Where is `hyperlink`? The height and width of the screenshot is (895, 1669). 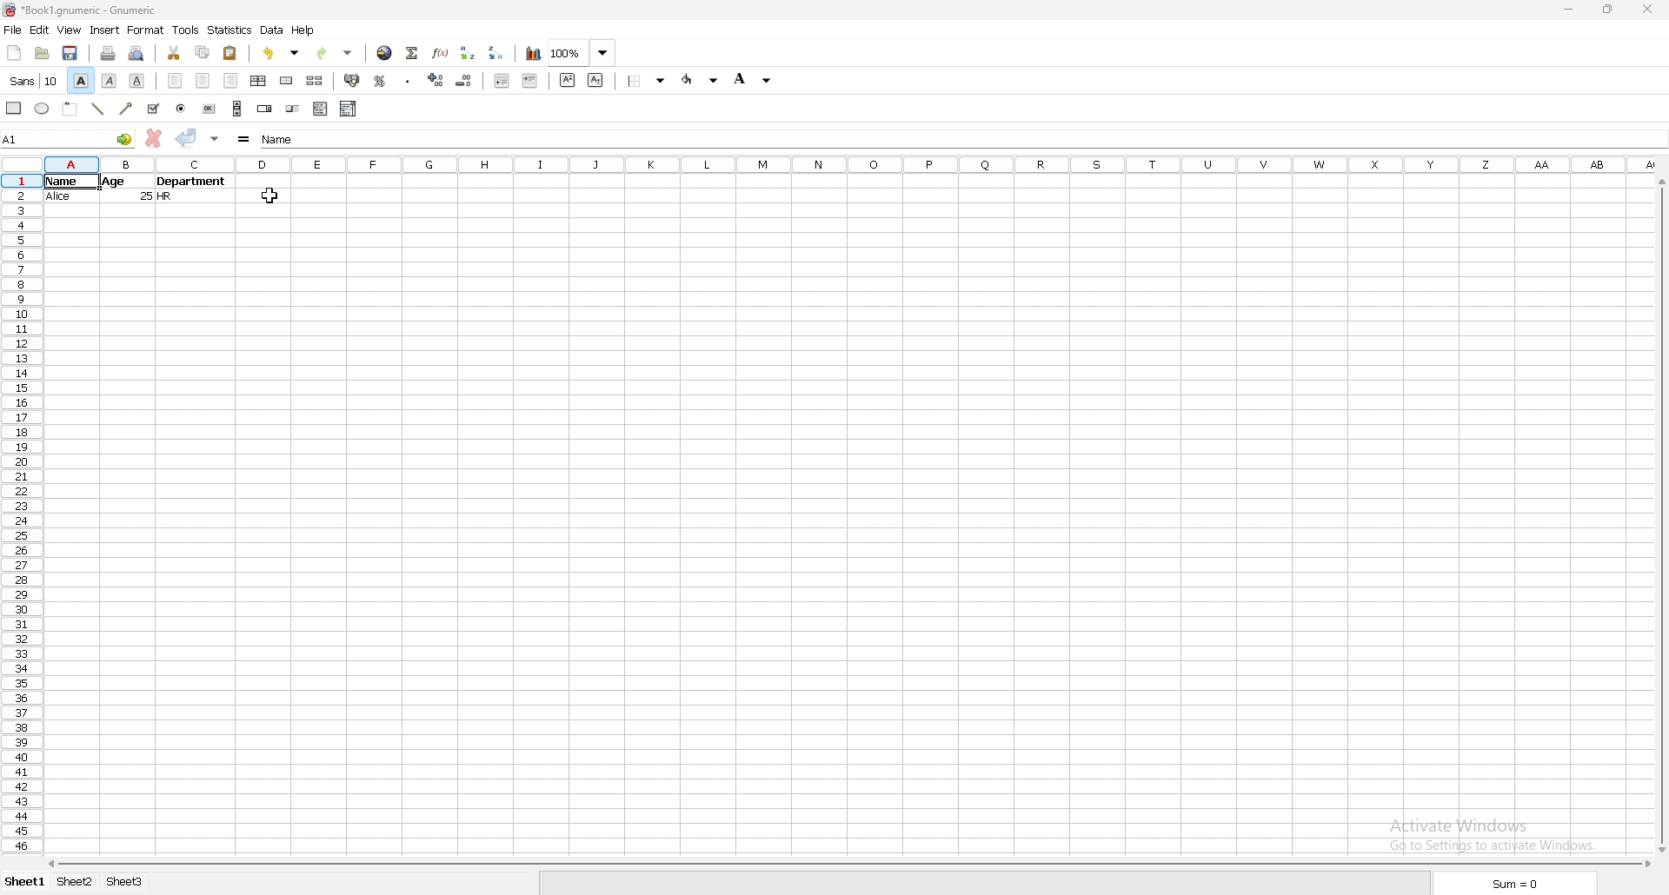 hyperlink is located at coordinates (385, 52).